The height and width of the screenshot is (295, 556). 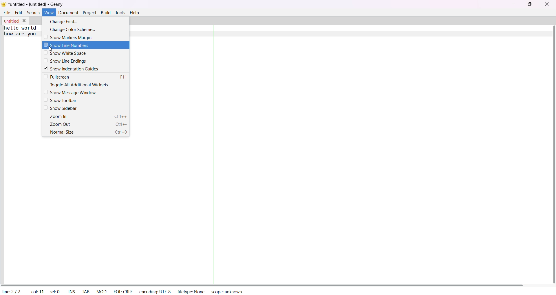 What do you see at coordinates (4, 4) in the screenshot?
I see `logo` at bounding box center [4, 4].